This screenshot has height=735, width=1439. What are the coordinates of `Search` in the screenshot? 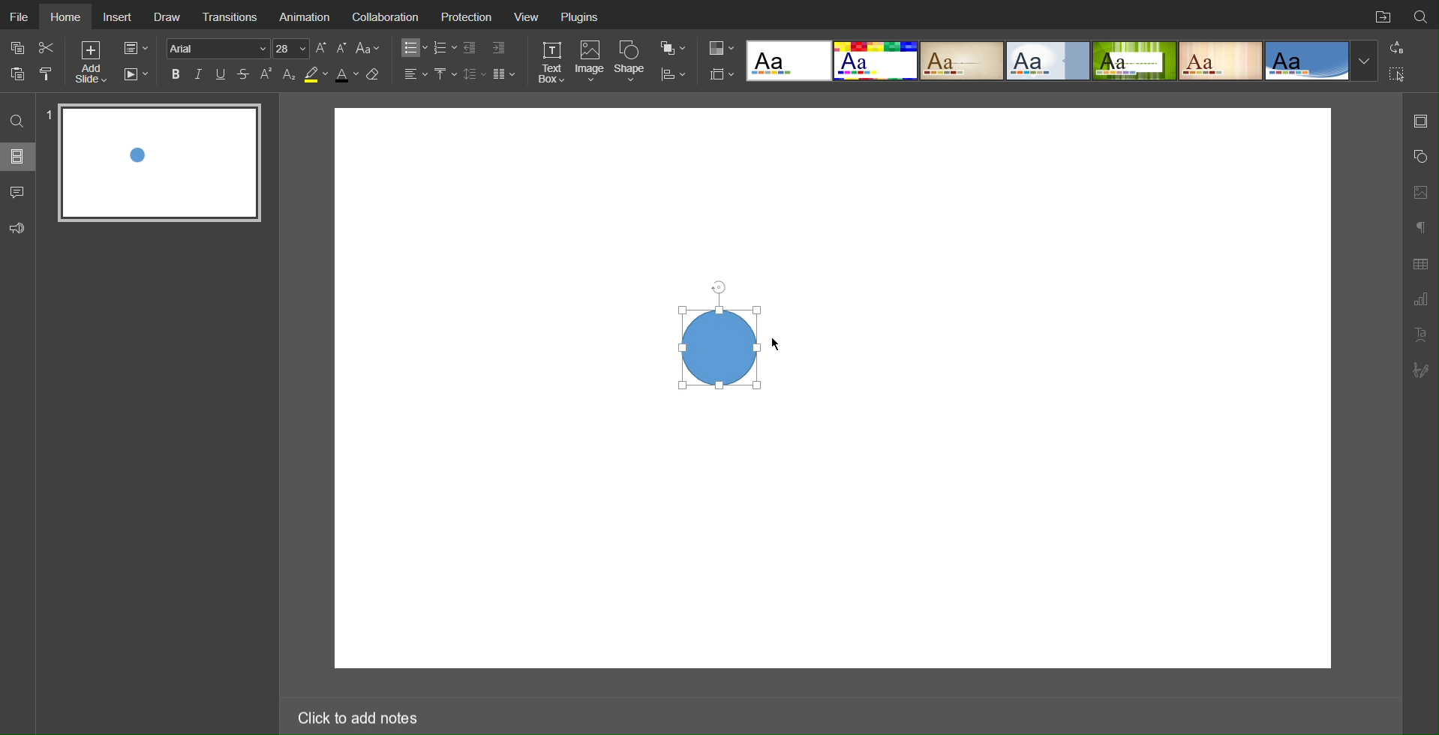 It's located at (19, 120).